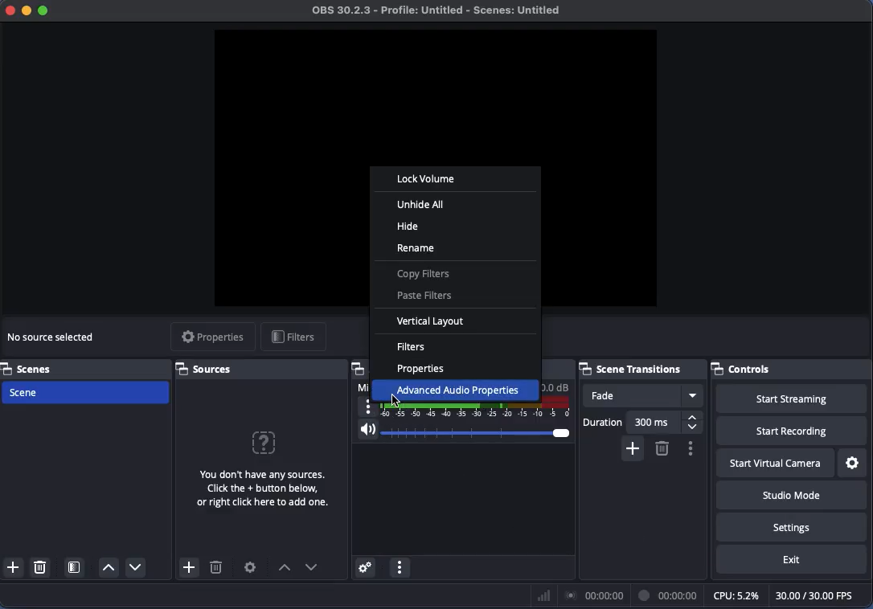  Describe the element at coordinates (792, 560) in the screenshot. I see `Exit` at that location.